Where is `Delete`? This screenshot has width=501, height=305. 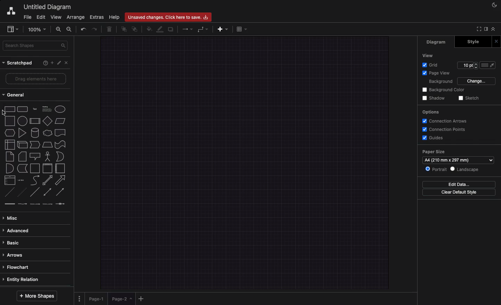 Delete is located at coordinates (110, 28).